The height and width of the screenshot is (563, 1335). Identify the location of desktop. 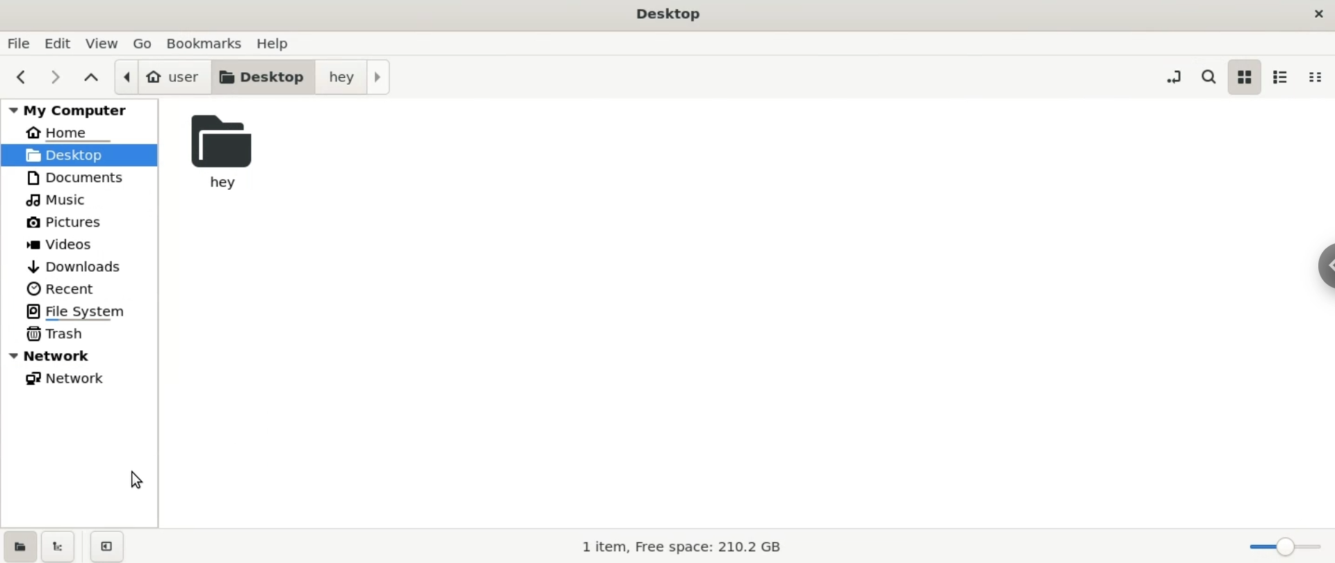
(264, 78).